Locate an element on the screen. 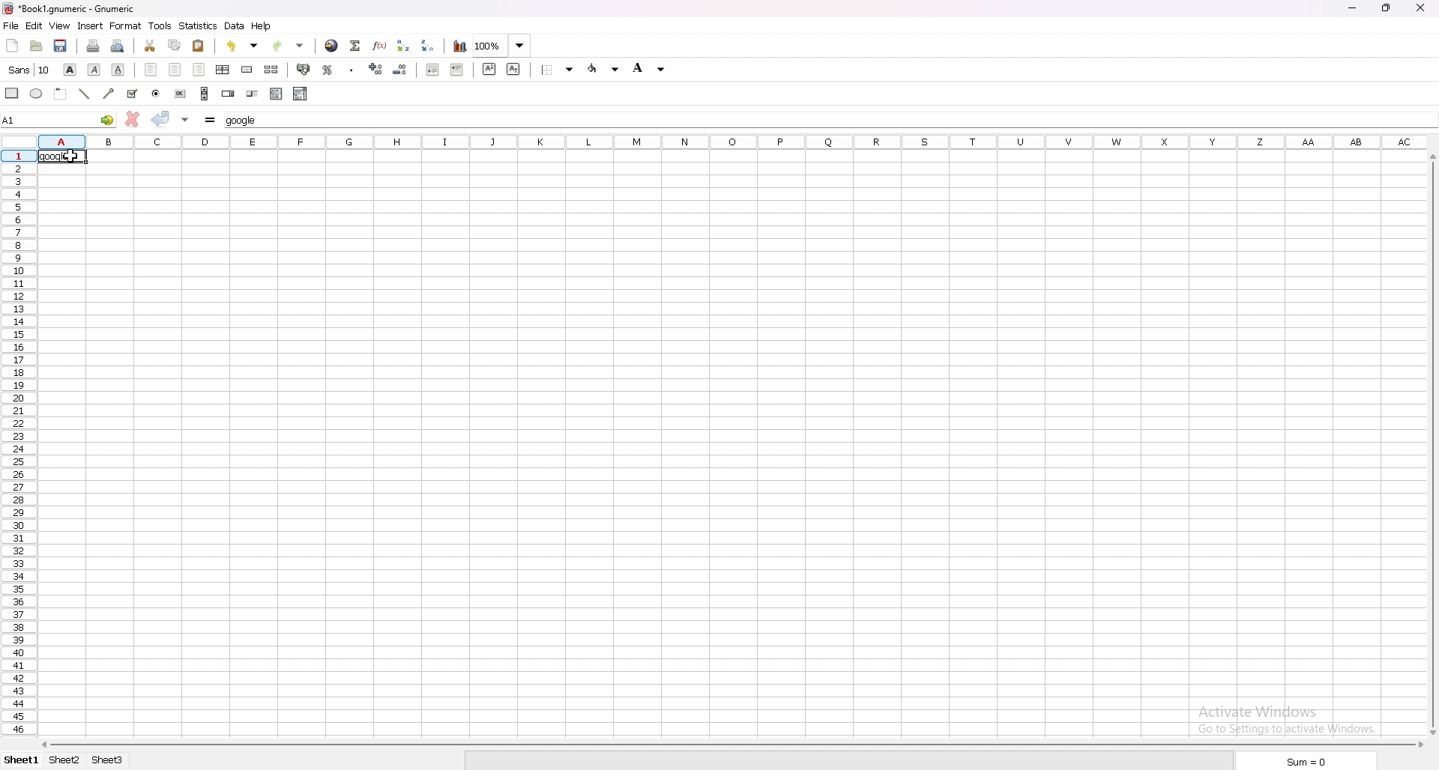 The width and height of the screenshot is (1439, 770). bold is located at coordinates (70, 70).